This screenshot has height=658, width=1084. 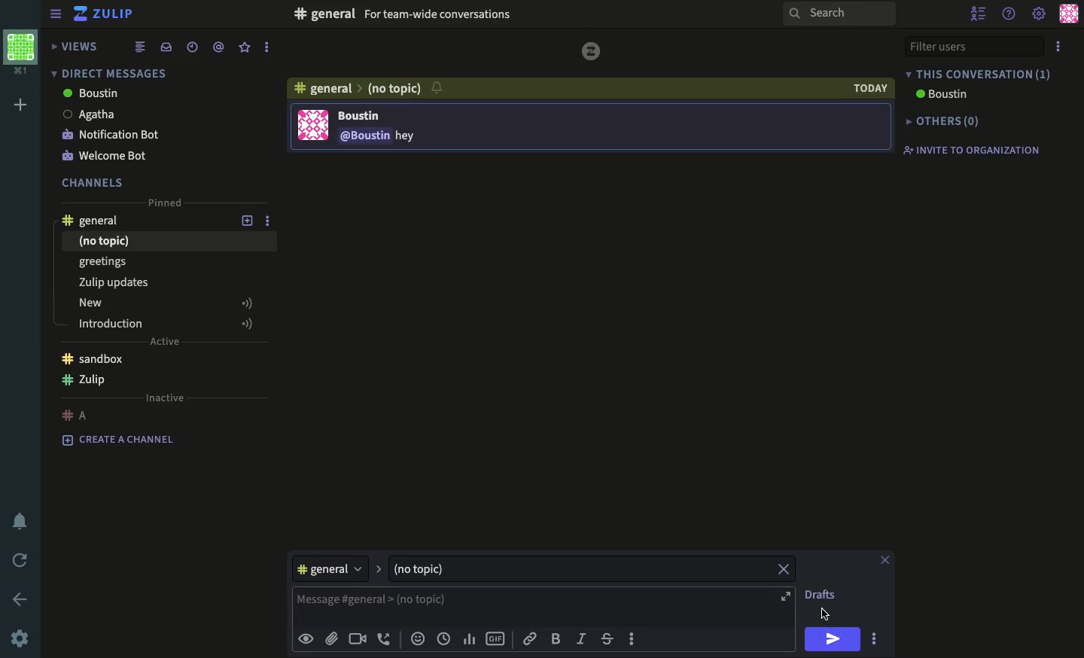 I want to click on tagged, so click(x=218, y=47).